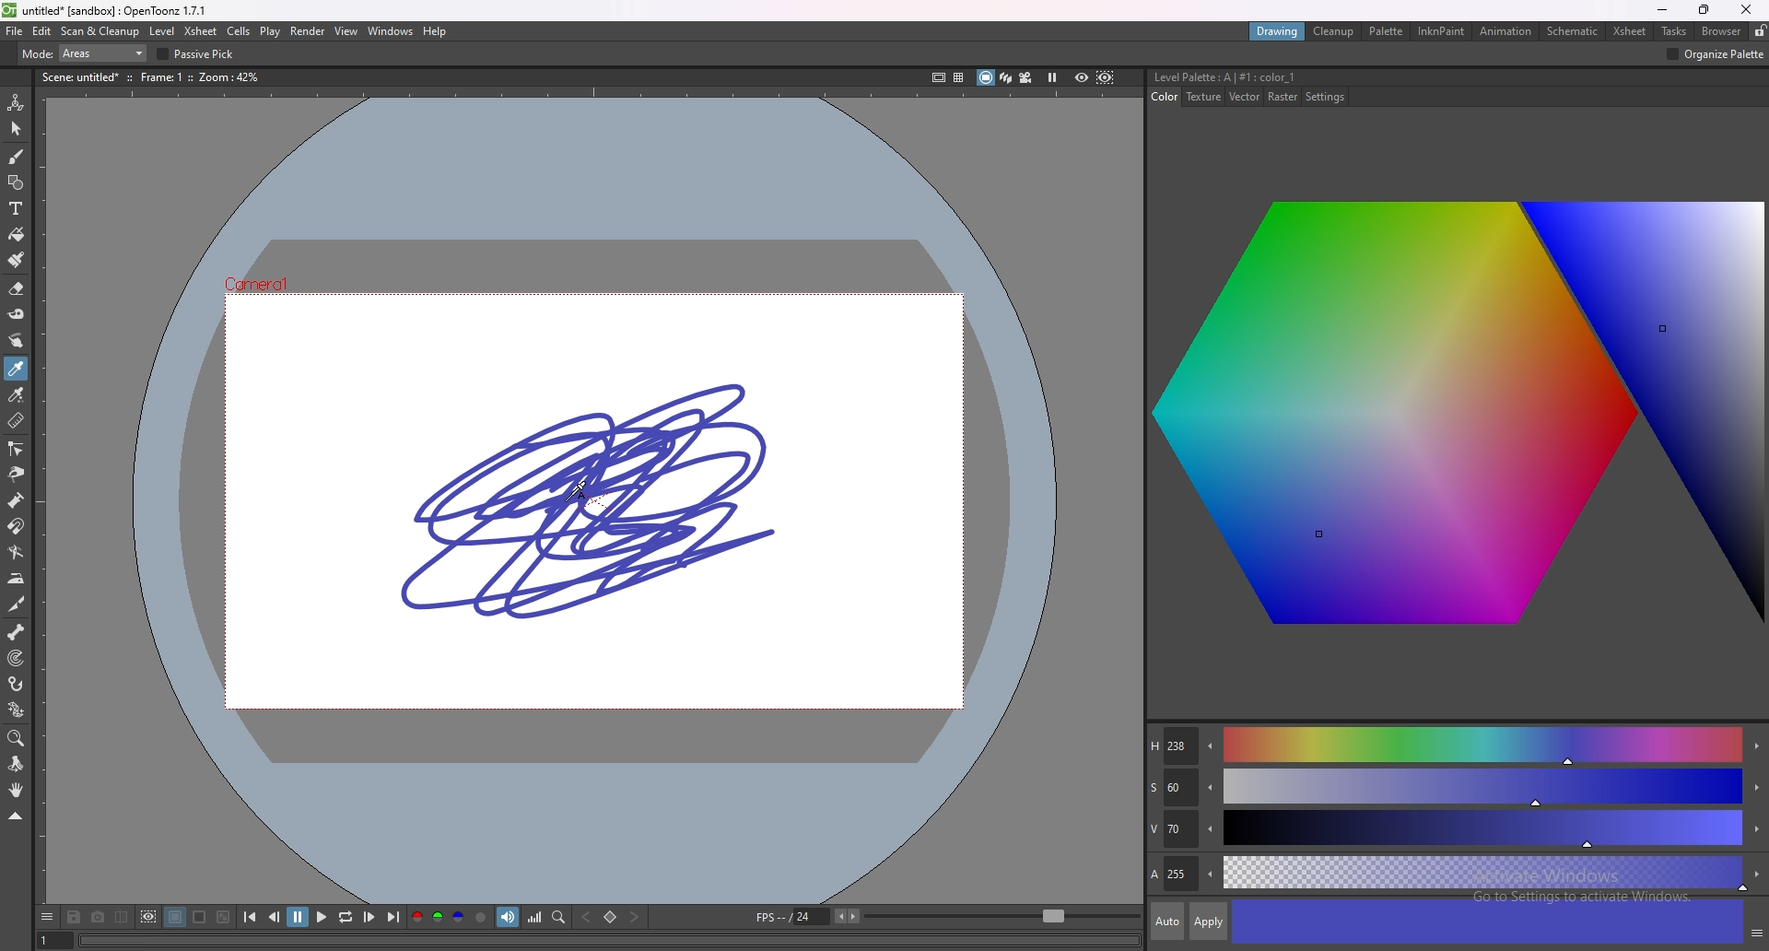  What do you see at coordinates (1462, 420) in the screenshot?
I see `color gradient` at bounding box center [1462, 420].